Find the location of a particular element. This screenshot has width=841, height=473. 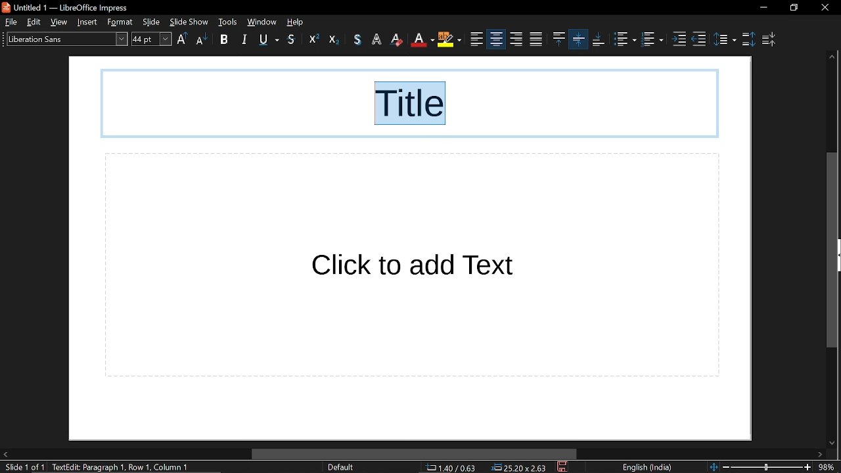

slide style is located at coordinates (340, 467).